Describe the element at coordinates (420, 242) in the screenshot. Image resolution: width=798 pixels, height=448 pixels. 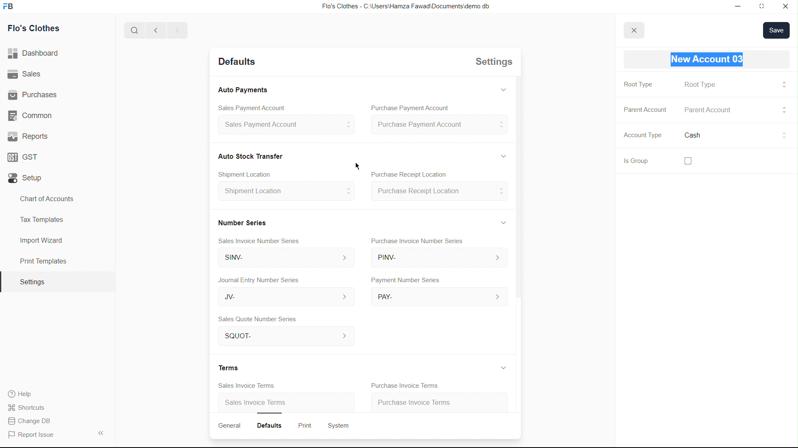
I see `Purchase Invoice Number Series` at that location.